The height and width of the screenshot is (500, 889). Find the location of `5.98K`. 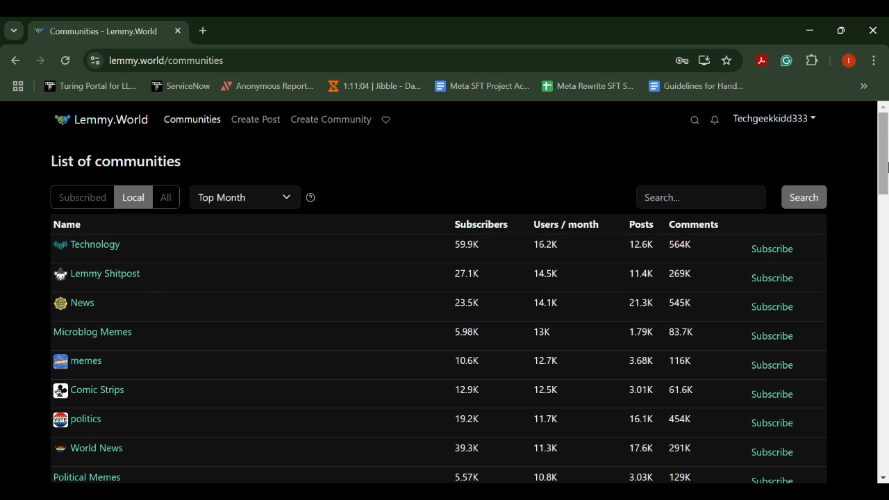

5.98K is located at coordinates (468, 333).